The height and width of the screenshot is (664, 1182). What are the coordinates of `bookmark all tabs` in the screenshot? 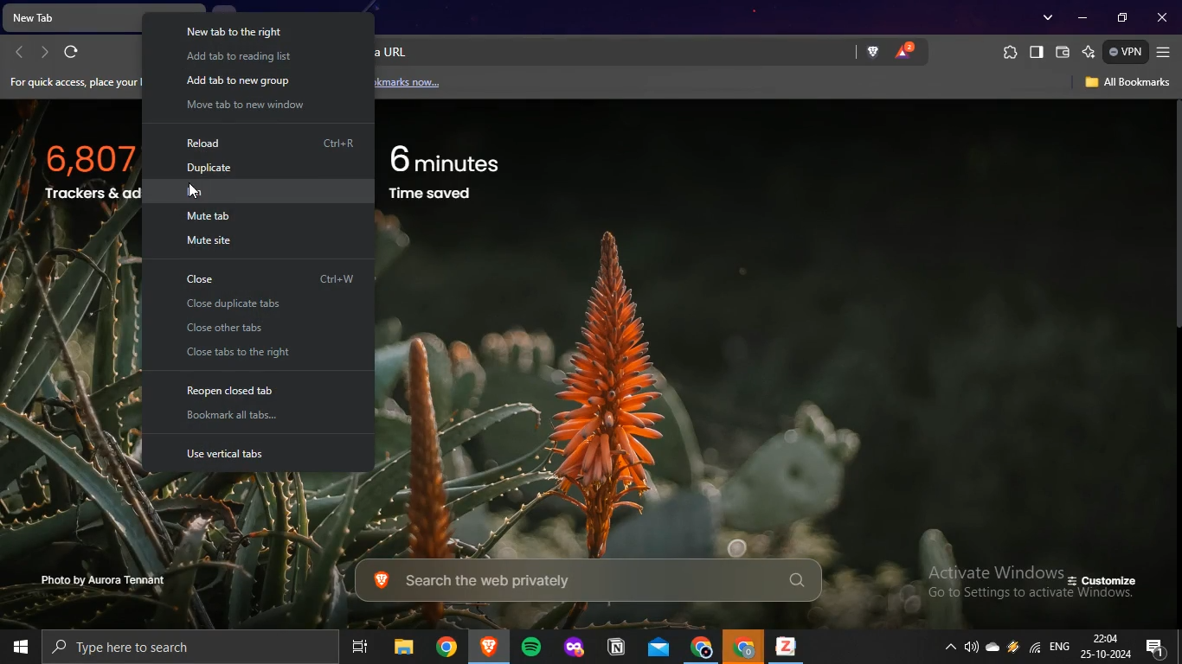 It's located at (233, 416).